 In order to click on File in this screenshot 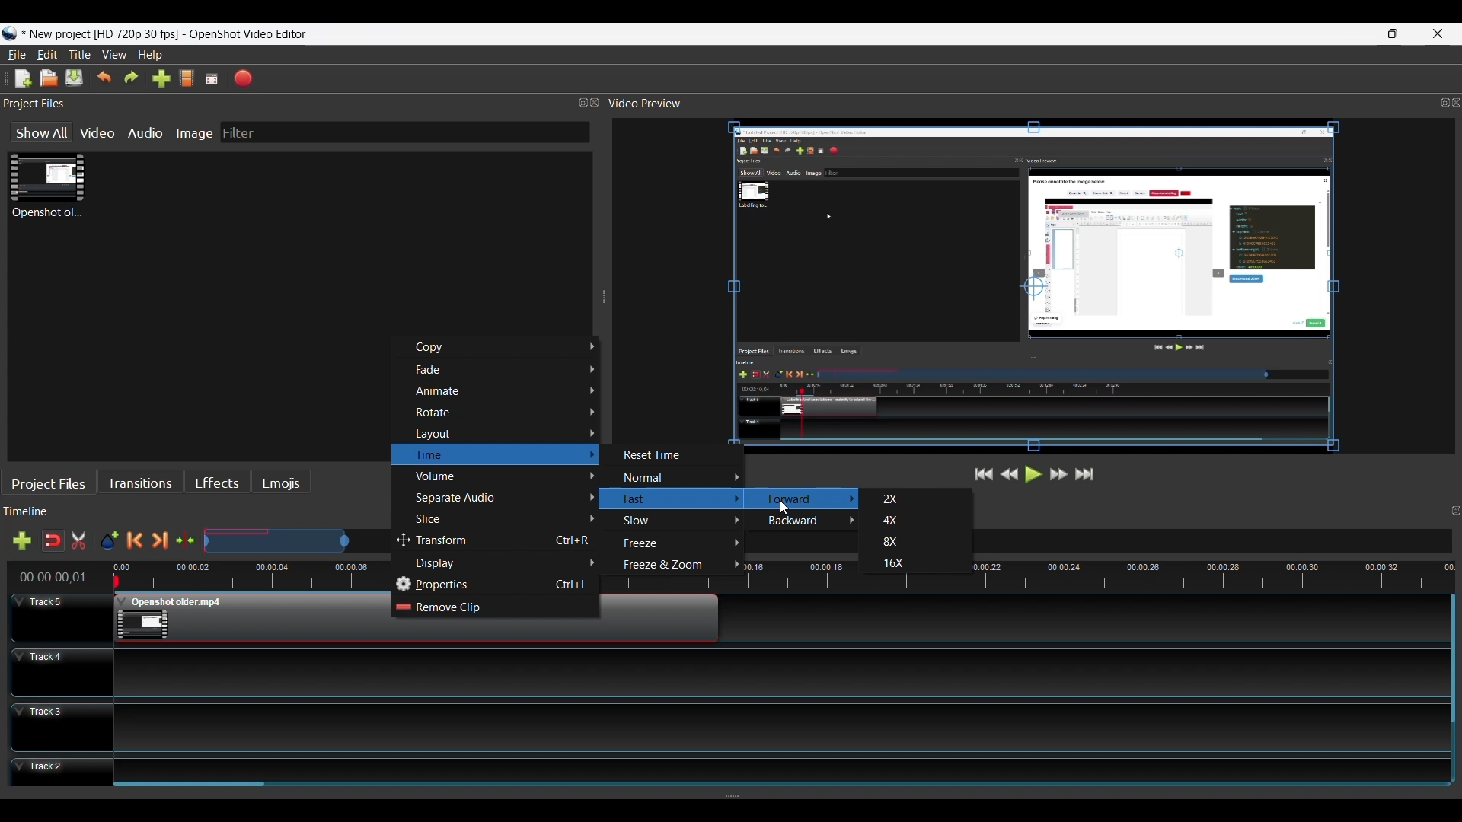, I will do `click(15, 56)`.